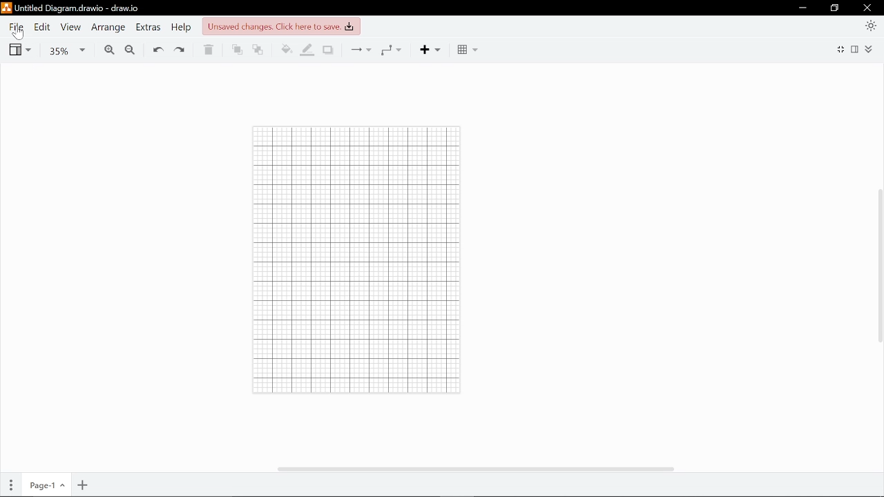 This screenshot has width=884, height=497. Describe the element at coordinates (869, 26) in the screenshot. I see `Appearence` at that location.